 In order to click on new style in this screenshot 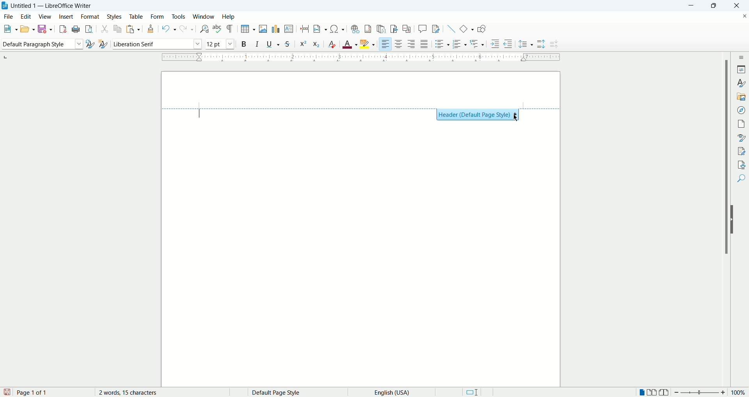, I will do `click(104, 45)`.